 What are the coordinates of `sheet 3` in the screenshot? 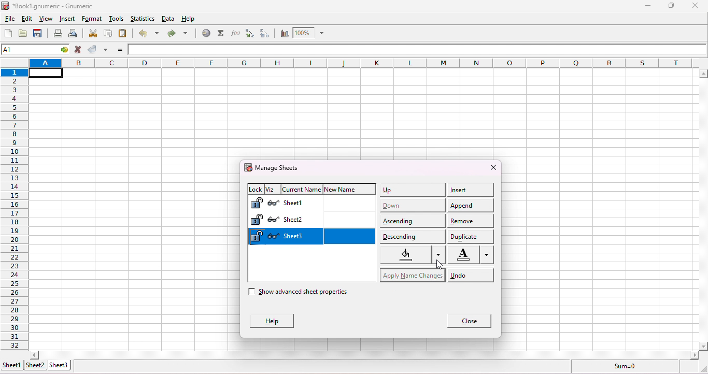 It's located at (329, 236).